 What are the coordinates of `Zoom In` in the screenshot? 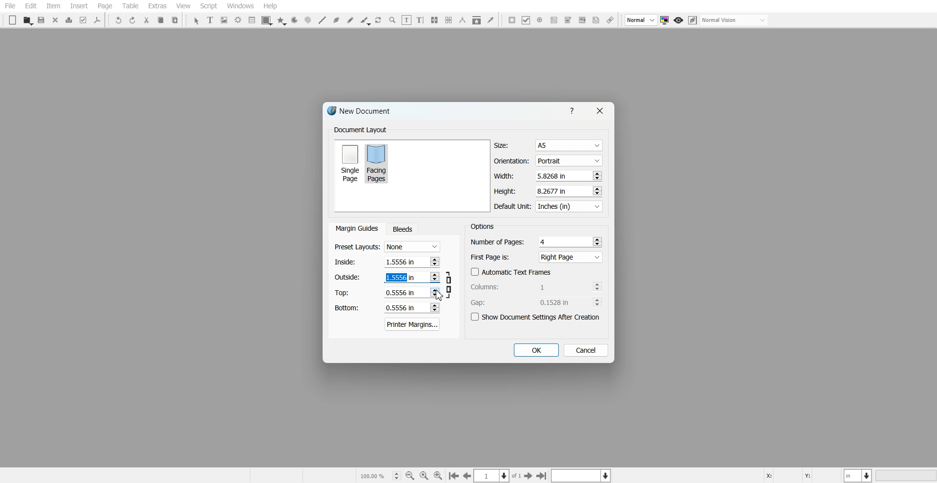 It's located at (438, 475).